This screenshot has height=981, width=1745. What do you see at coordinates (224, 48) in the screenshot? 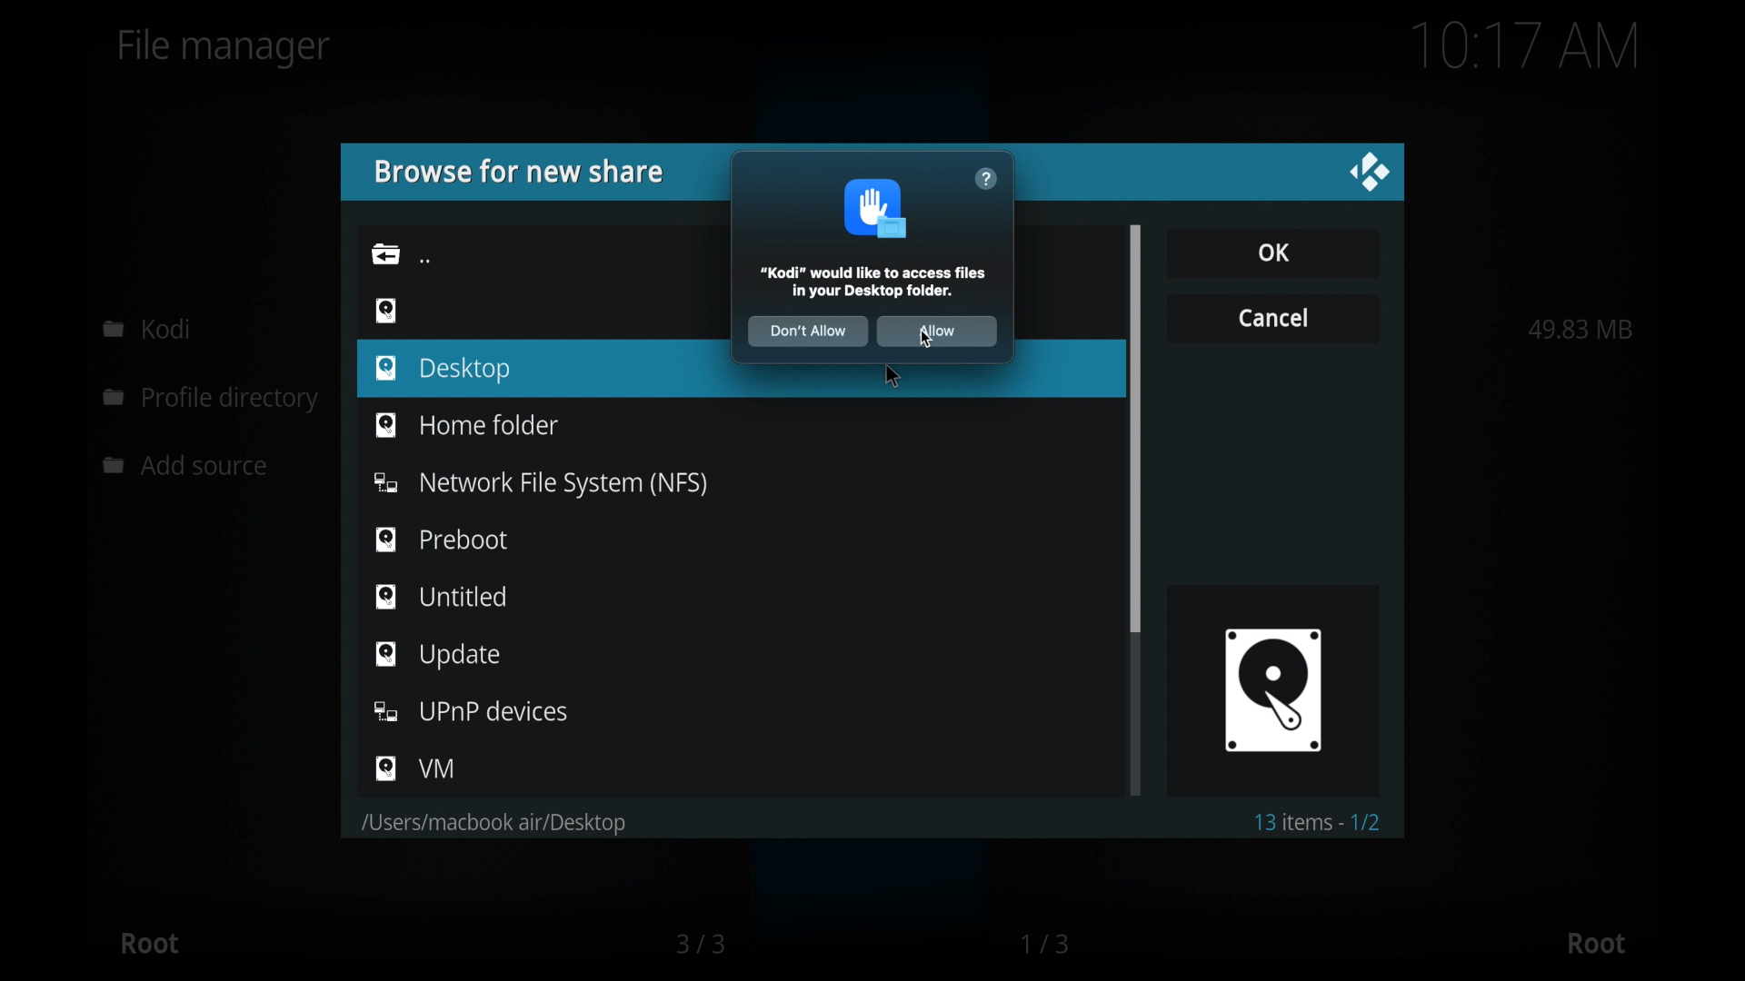
I see `file manager` at bounding box center [224, 48].